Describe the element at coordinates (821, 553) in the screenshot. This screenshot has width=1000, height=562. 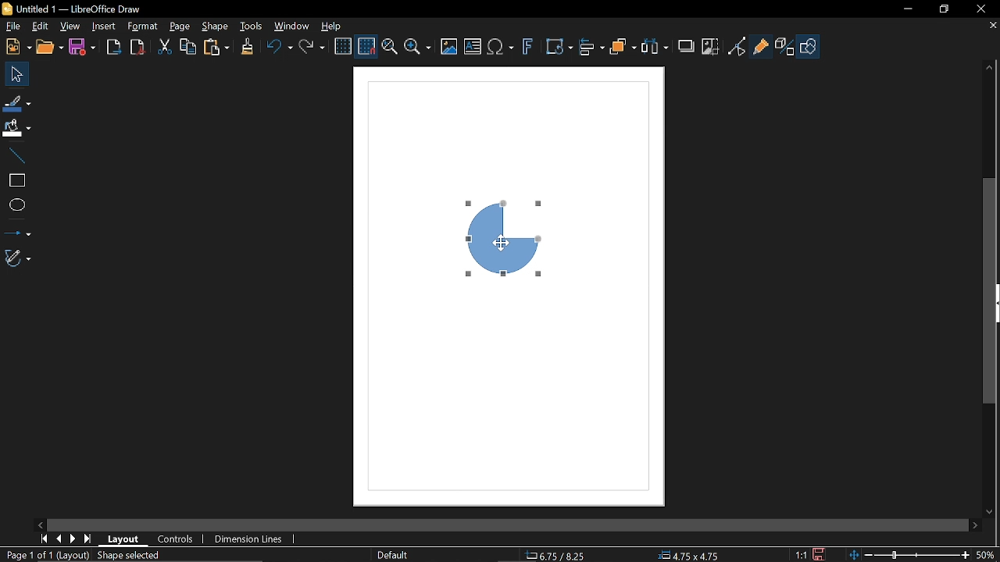
I see `Save` at that location.